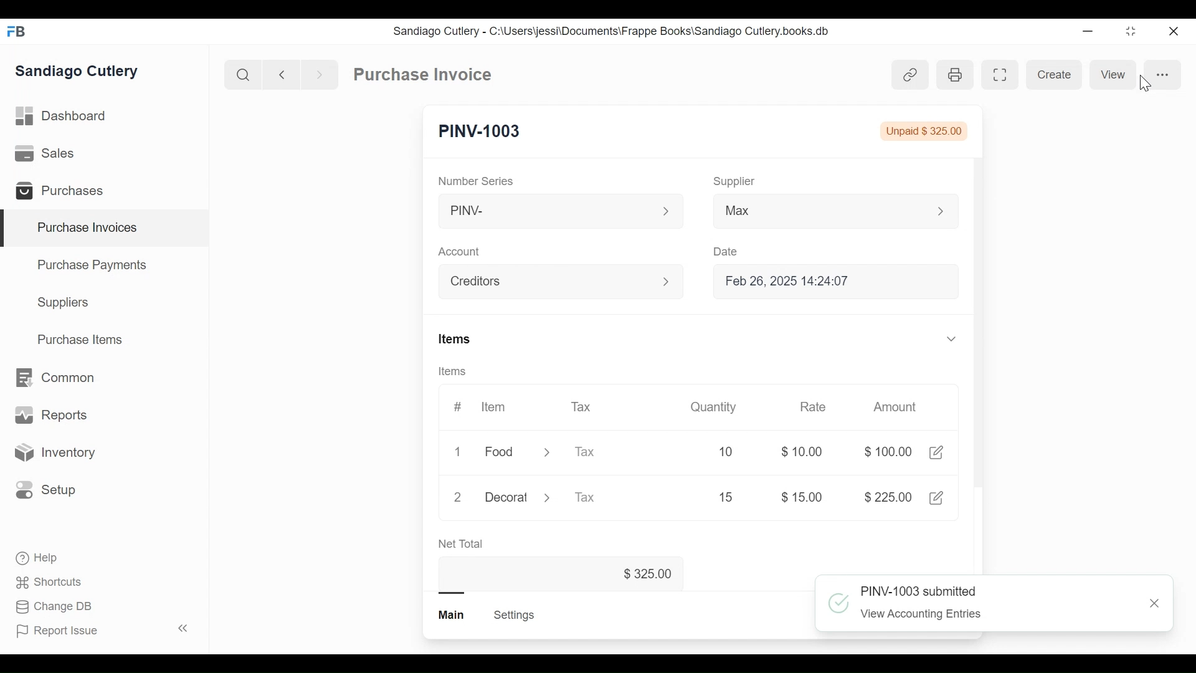 The height and width of the screenshot is (673, 1196). I want to click on Tax, so click(581, 406).